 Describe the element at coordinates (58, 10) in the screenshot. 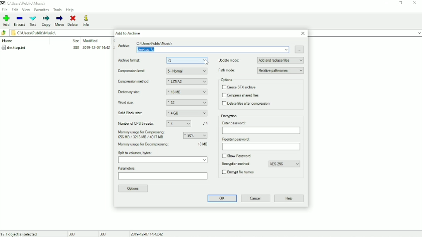

I see `Tools` at that location.